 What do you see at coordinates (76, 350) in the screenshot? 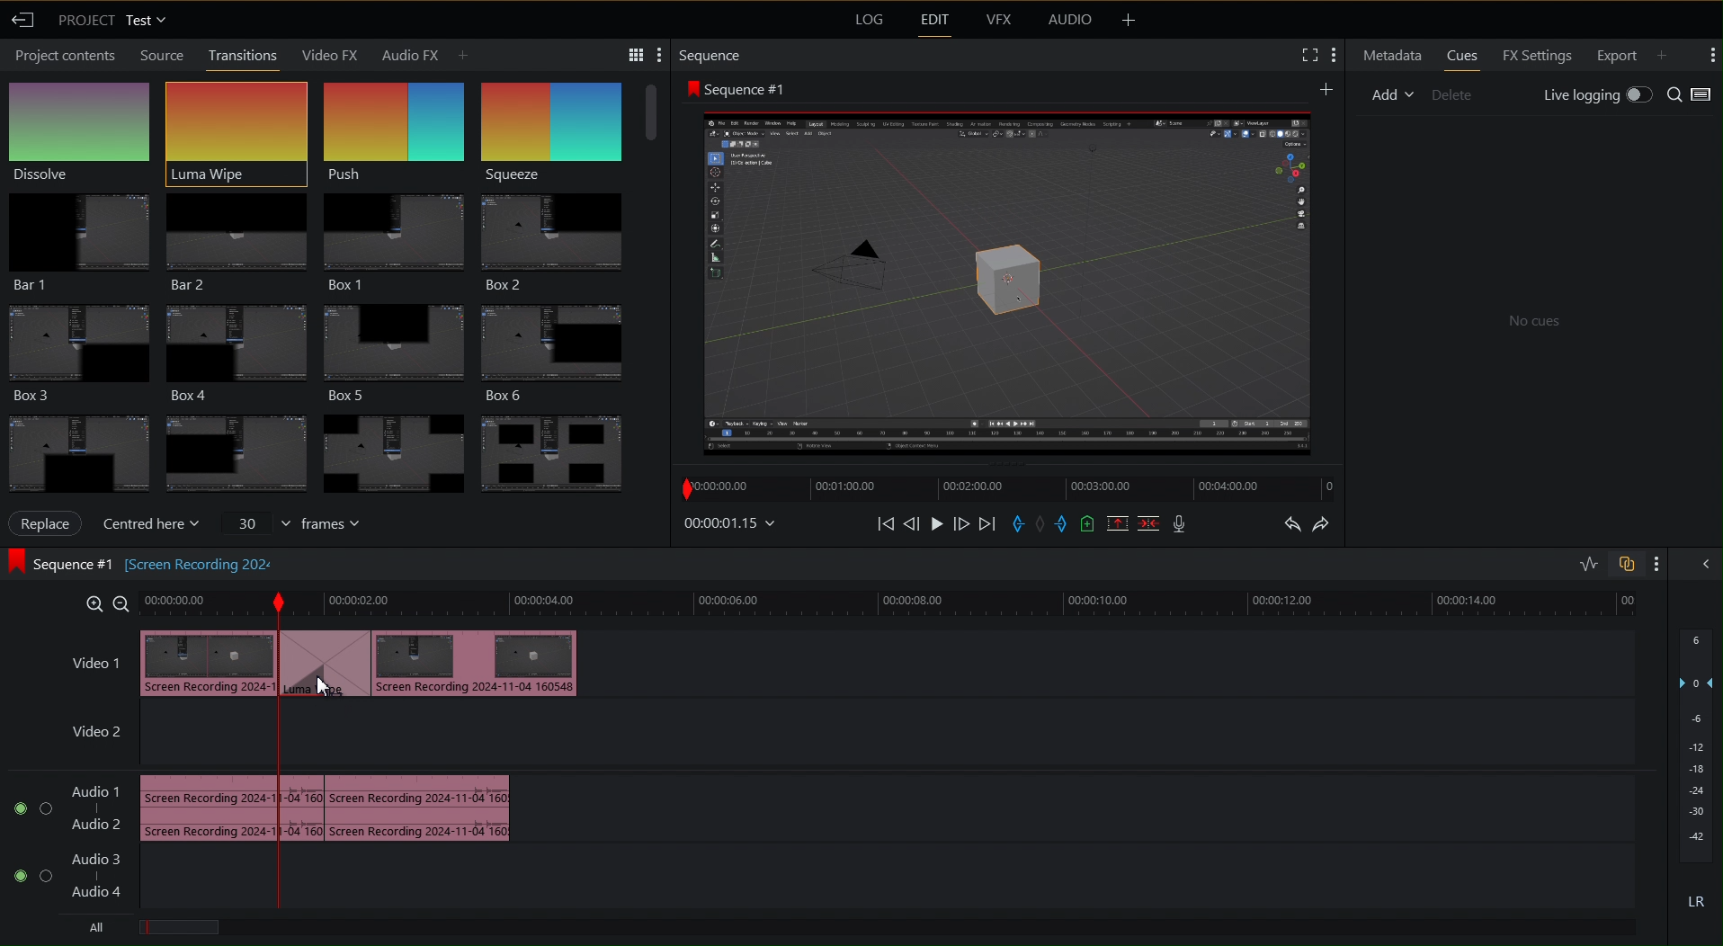
I see `Box 3` at bounding box center [76, 350].